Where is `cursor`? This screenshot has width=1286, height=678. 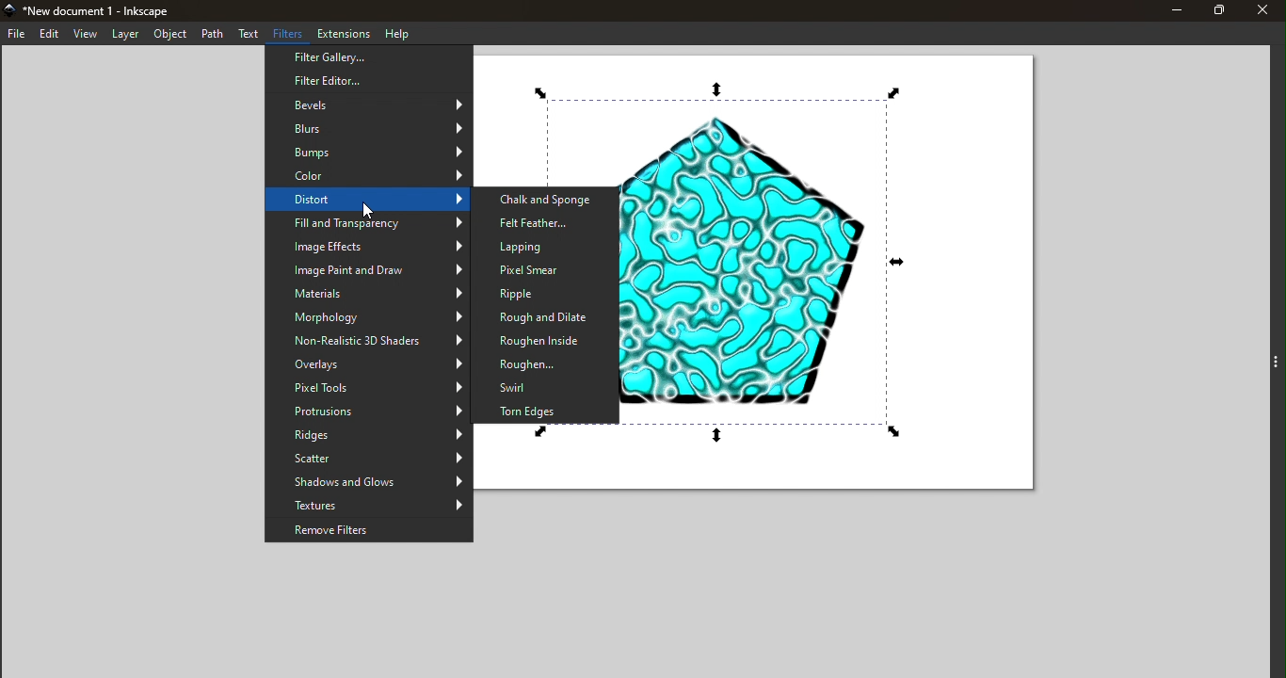
cursor is located at coordinates (370, 211).